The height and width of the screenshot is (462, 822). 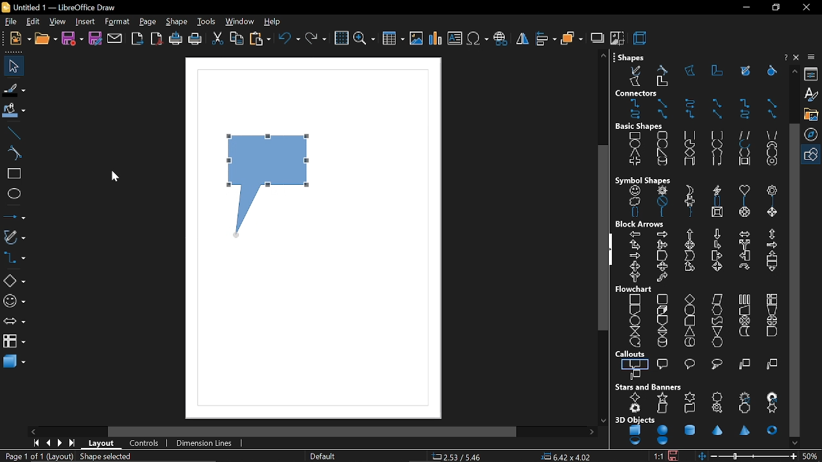 What do you see at coordinates (742, 162) in the screenshot?
I see `frame` at bounding box center [742, 162].